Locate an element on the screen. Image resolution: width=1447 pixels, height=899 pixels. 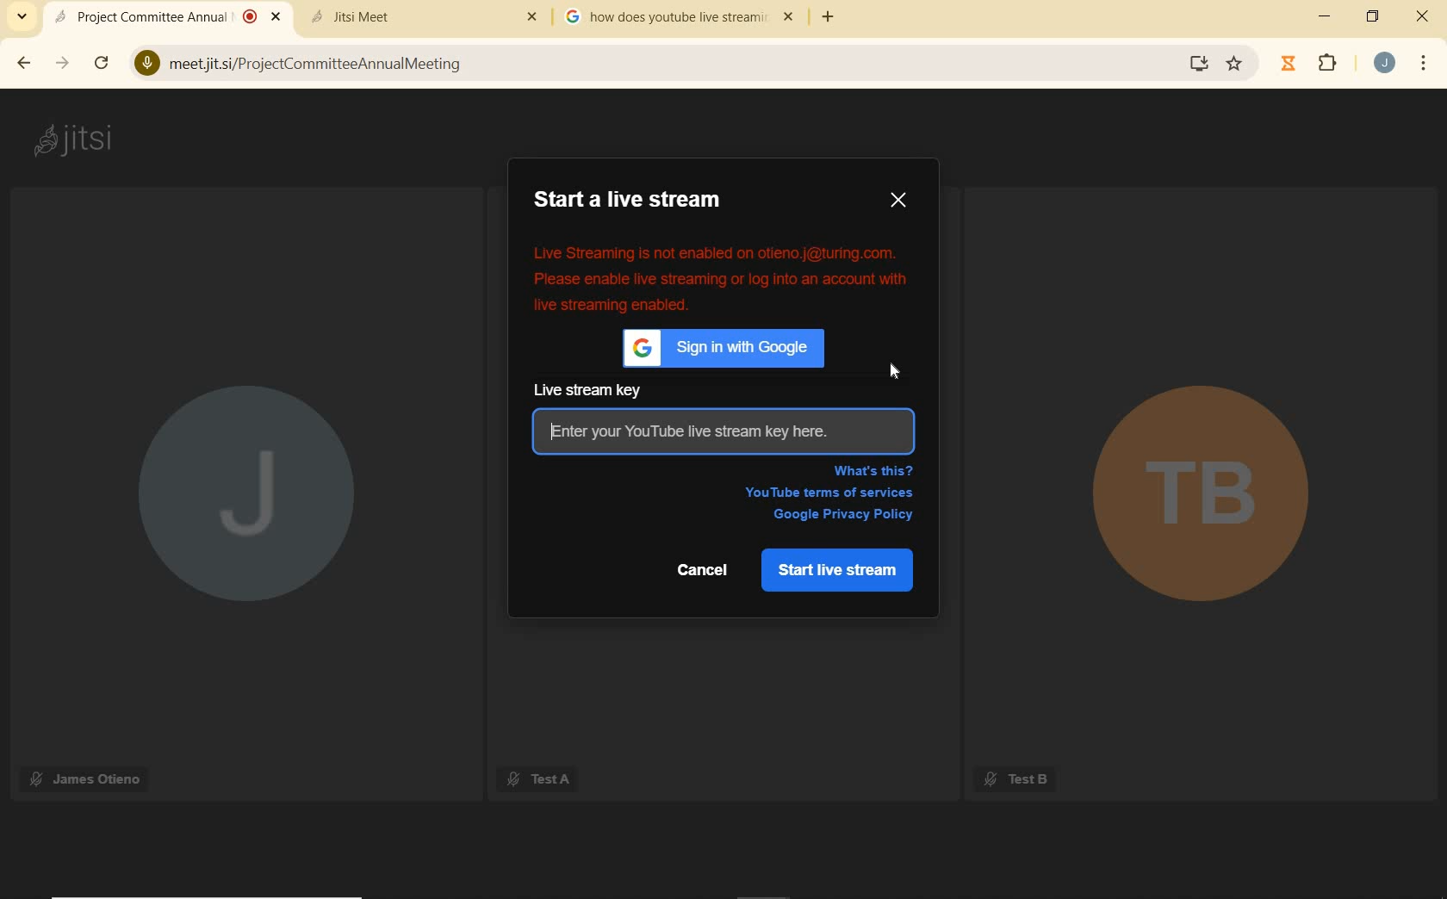
live stream key is located at coordinates (593, 390).